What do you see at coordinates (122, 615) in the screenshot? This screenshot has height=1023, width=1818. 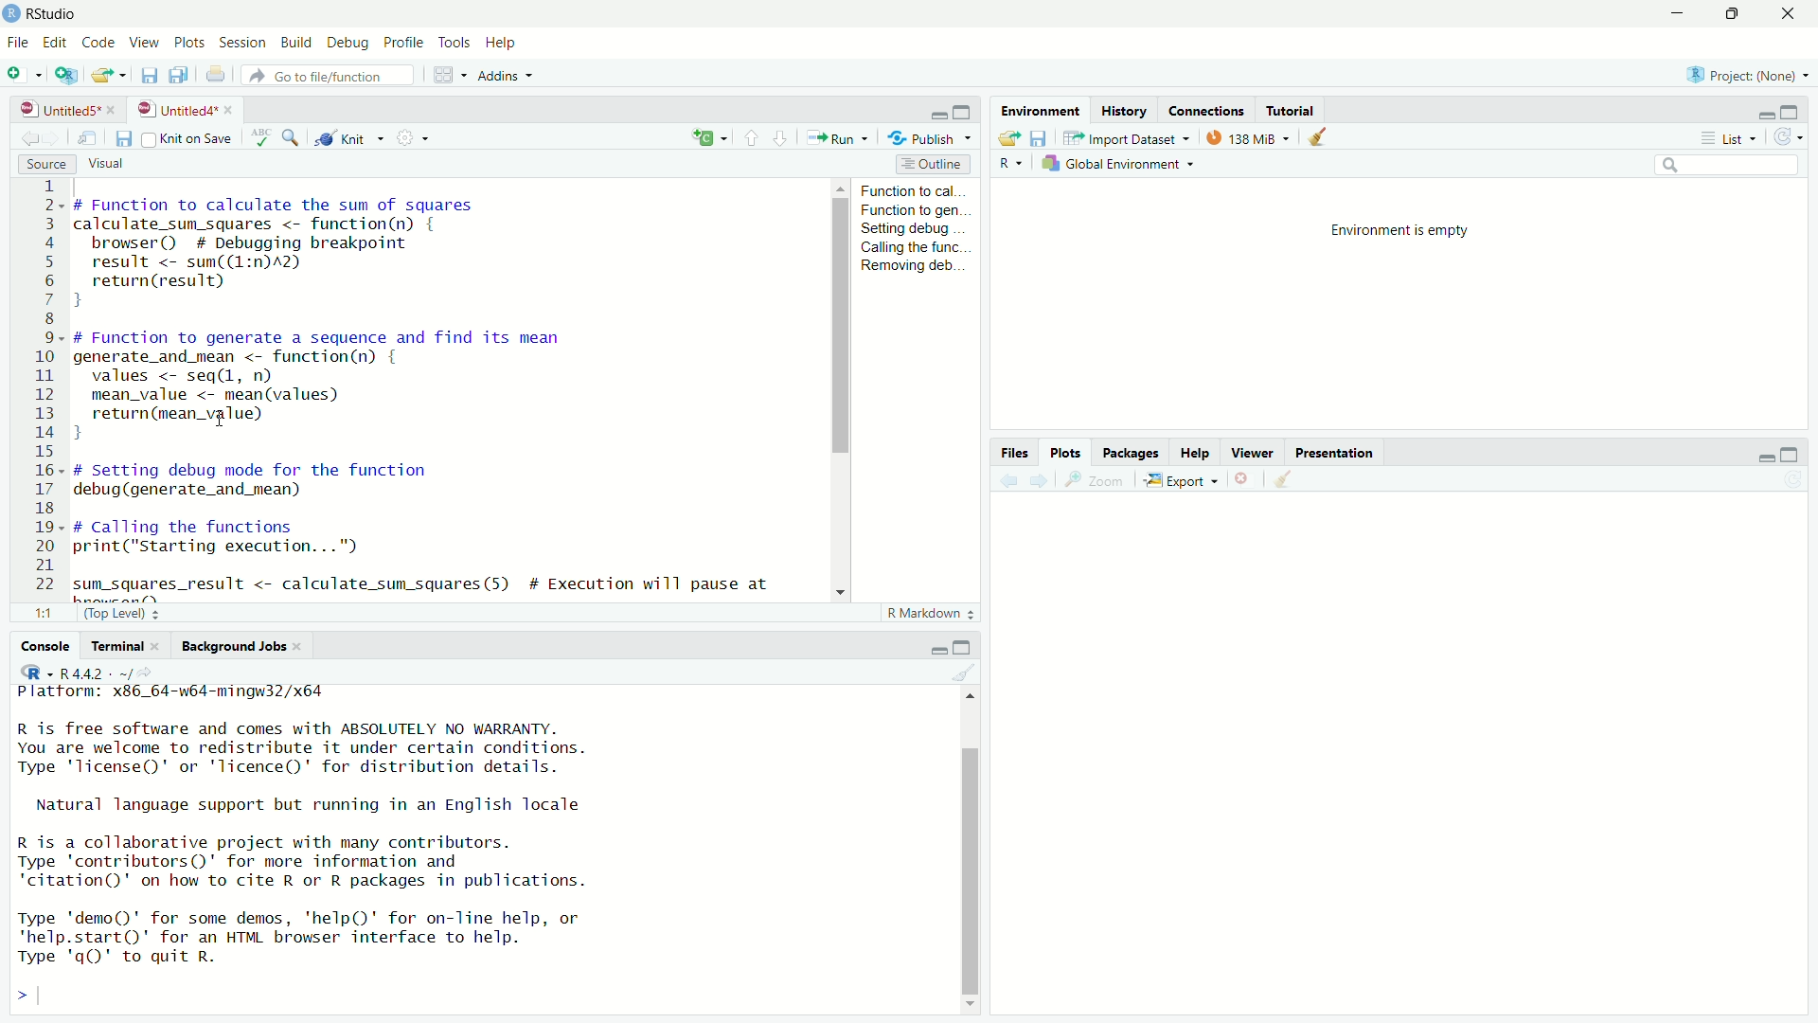 I see `(Top Level)` at bounding box center [122, 615].